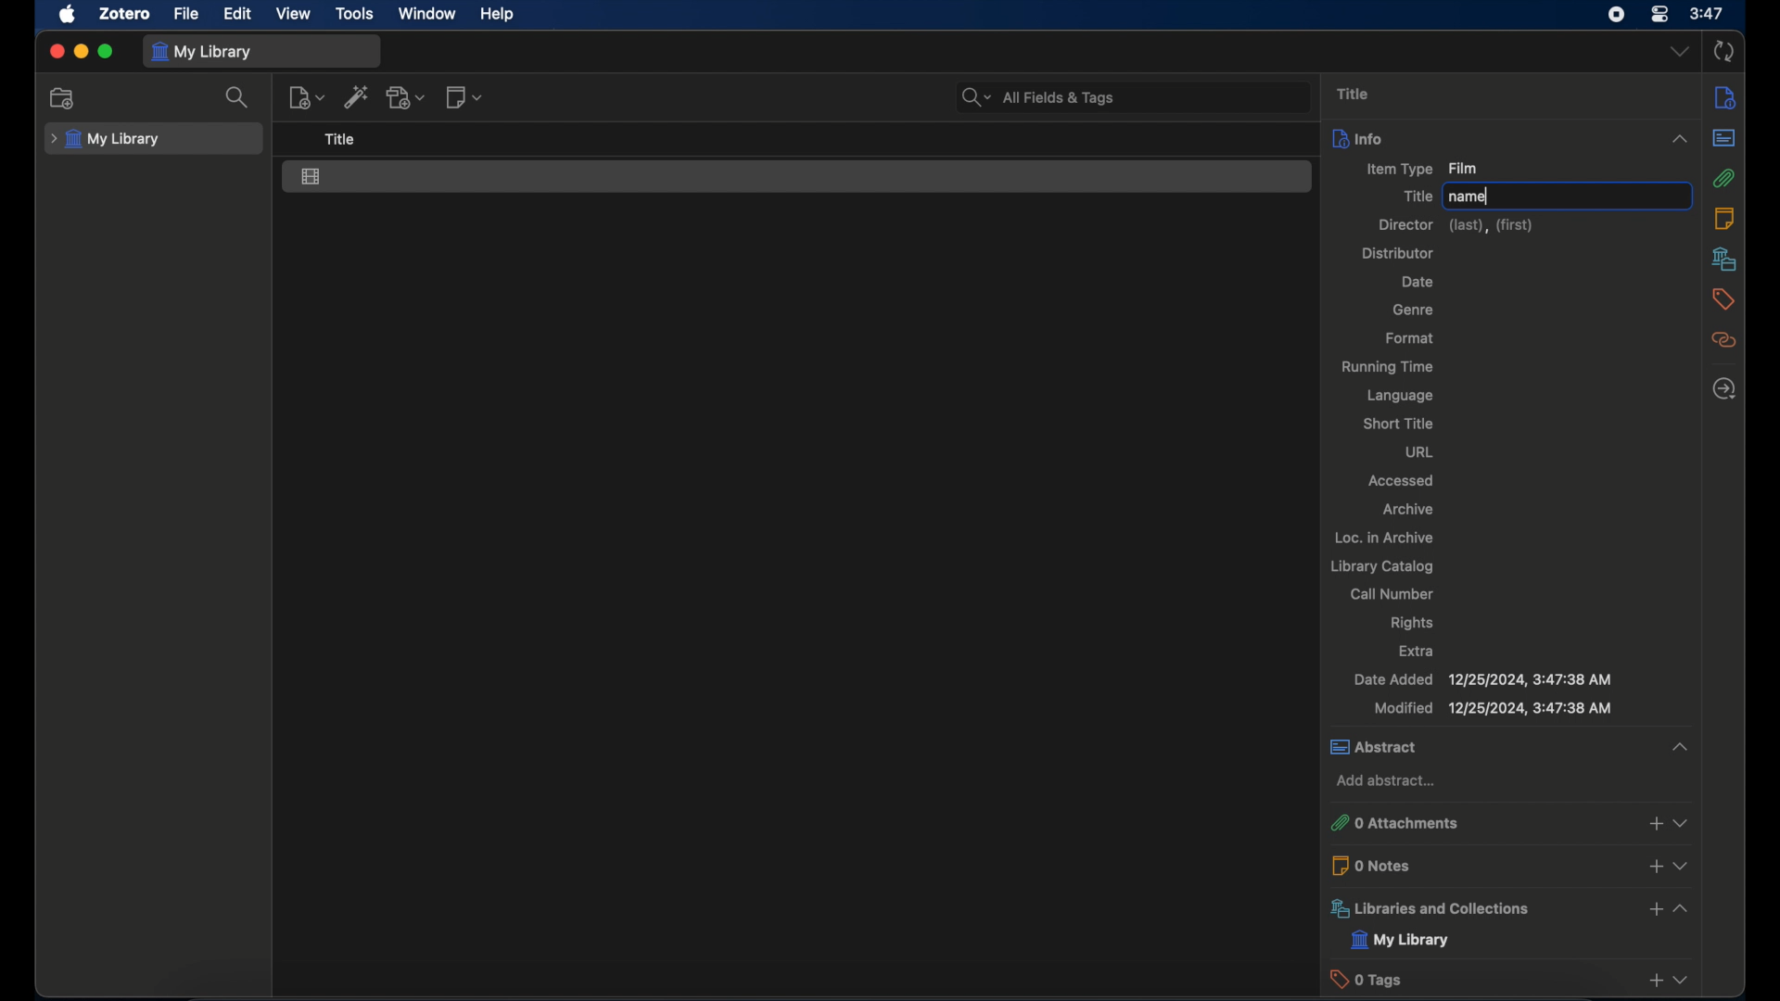 The width and height of the screenshot is (1780, 1001). Describe the element at coordinates (1480, 678) in the screenshot. I see `date added` at that location.